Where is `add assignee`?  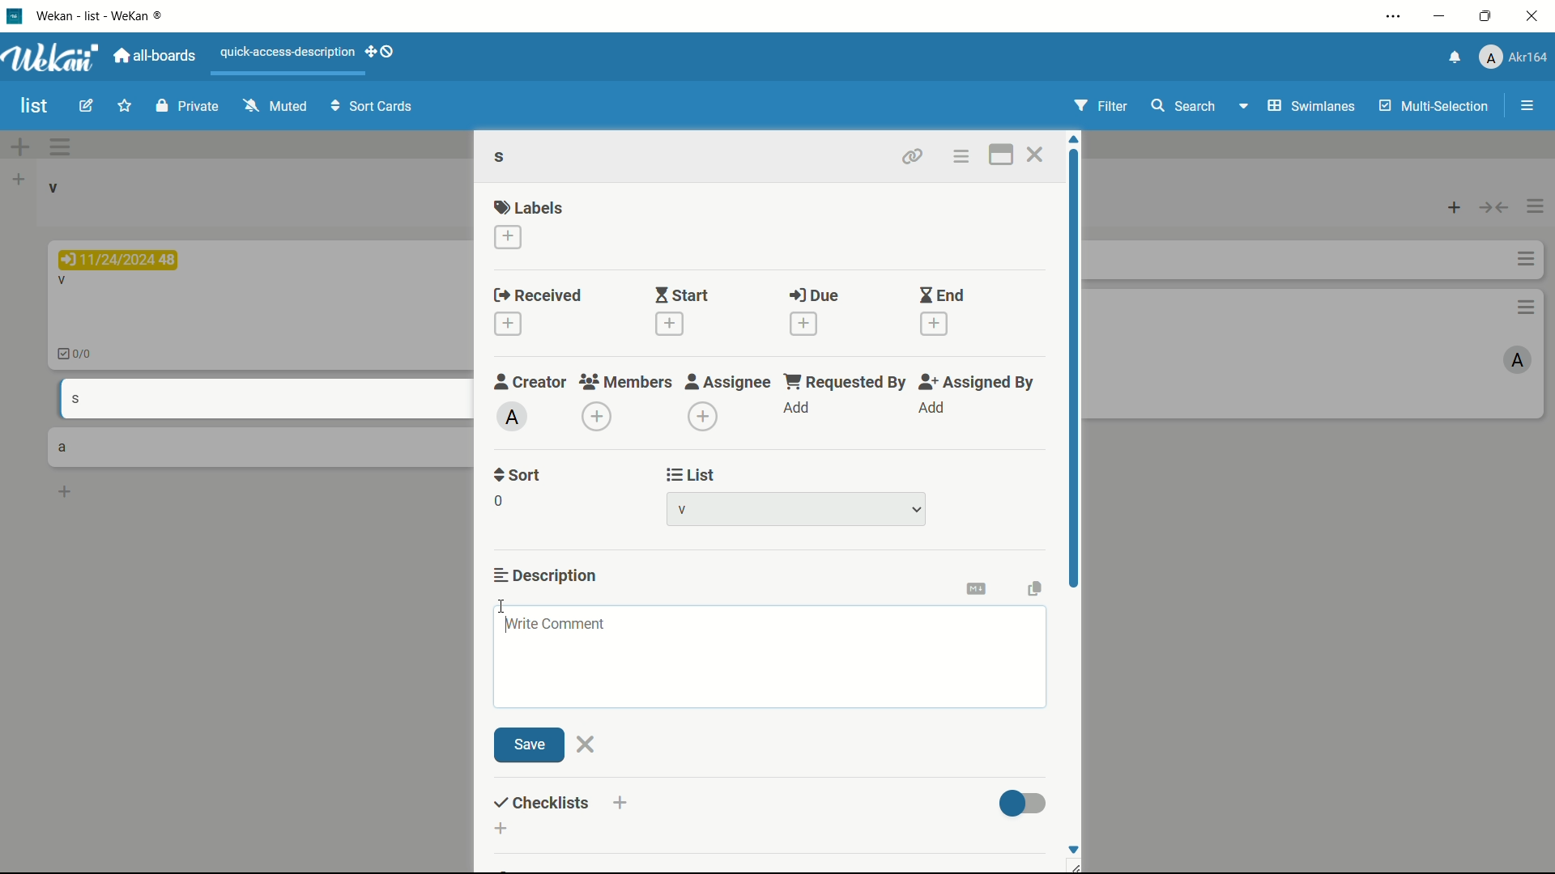
add assignee is located at coordinates (703, 418).